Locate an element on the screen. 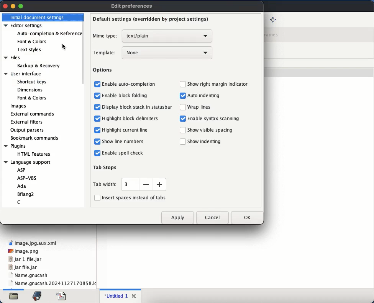  font and colors is located at coordinates (33, 42).